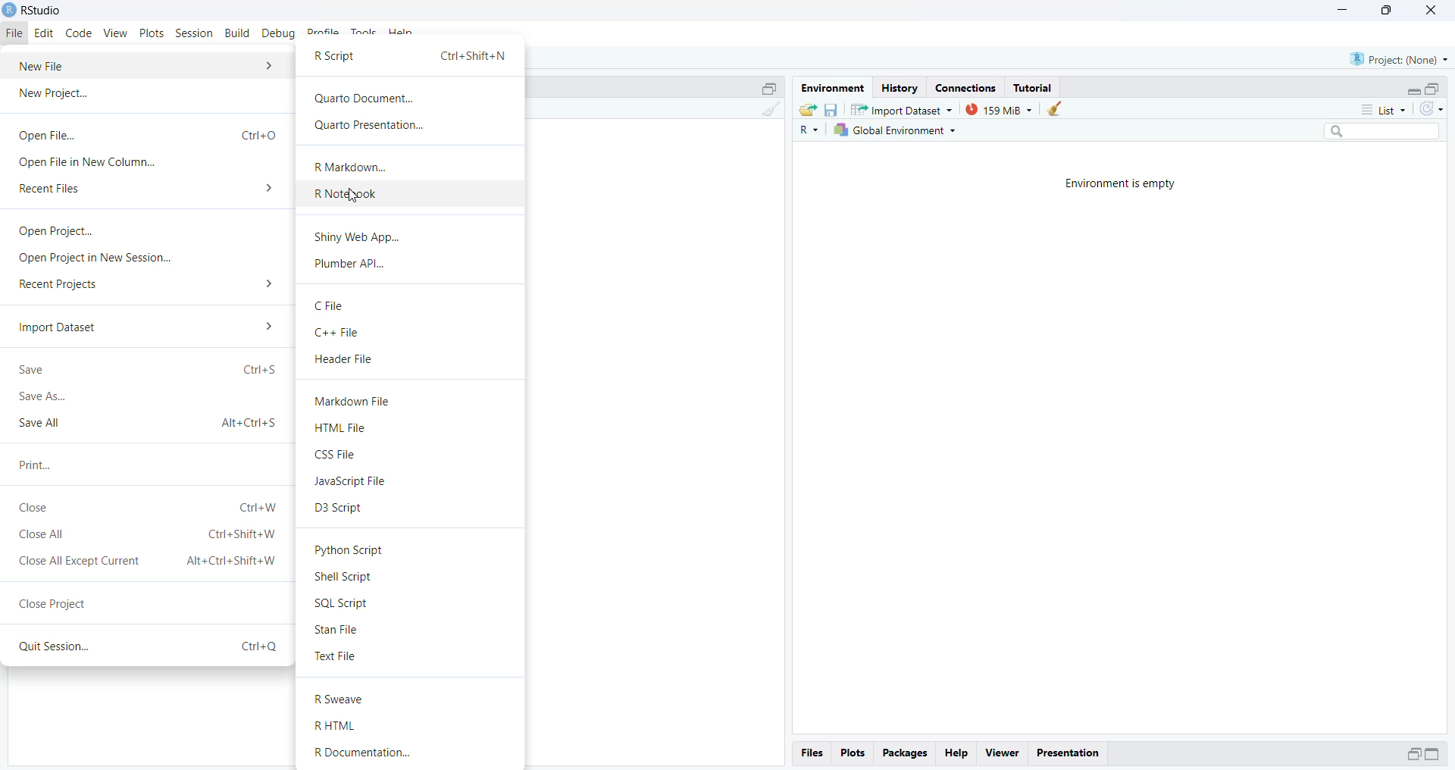  I want to click on Recent Projects >, so click(148, 286).